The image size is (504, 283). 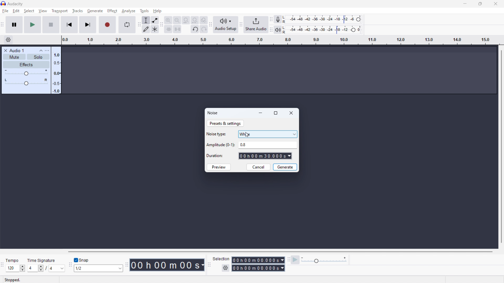 What do you see at coordinates (226, 25) in the screenshot?
I see `audio setup` at bounding box center [226, 25].